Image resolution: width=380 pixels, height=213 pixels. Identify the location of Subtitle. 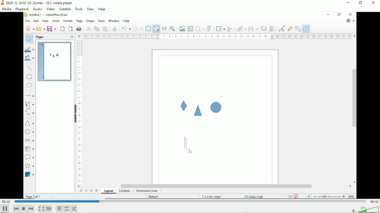
(65, 9).